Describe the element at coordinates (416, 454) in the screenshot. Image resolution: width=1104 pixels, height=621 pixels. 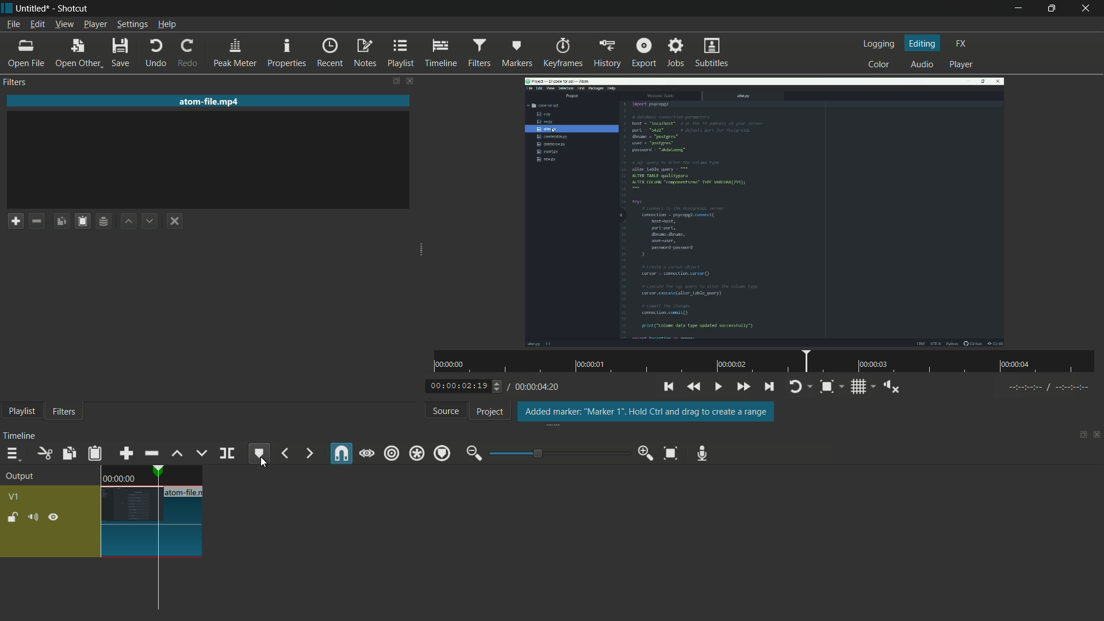
I see `ripple all tracks` at that location.